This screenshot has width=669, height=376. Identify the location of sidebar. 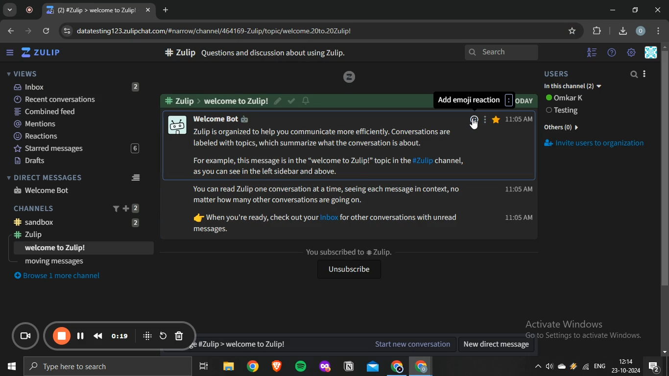
(10, 53).